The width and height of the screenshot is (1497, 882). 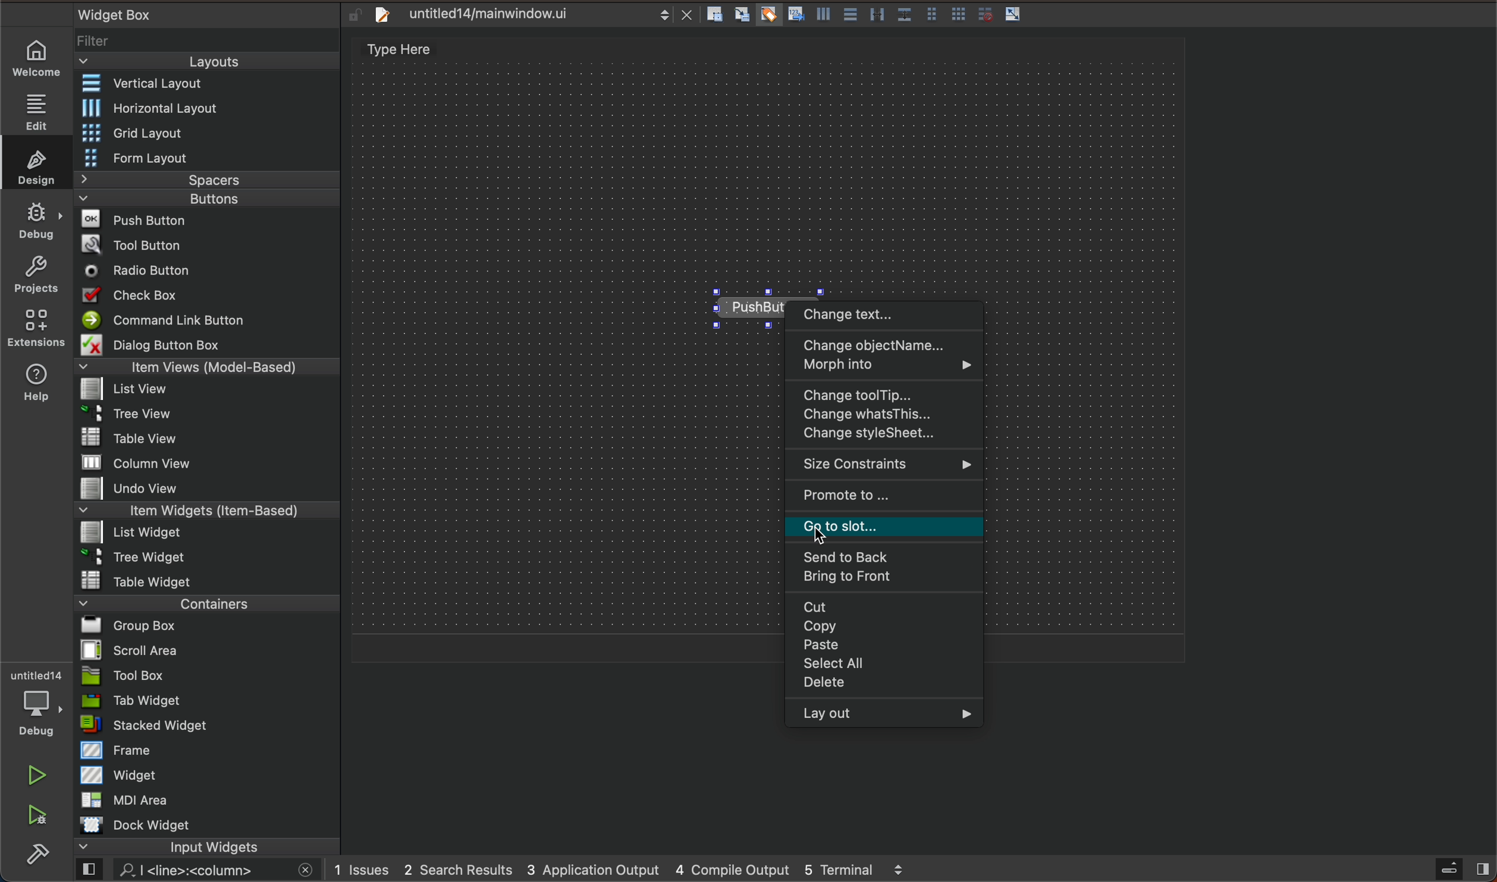 I want to click on input widget, so click(x=197, y=847).